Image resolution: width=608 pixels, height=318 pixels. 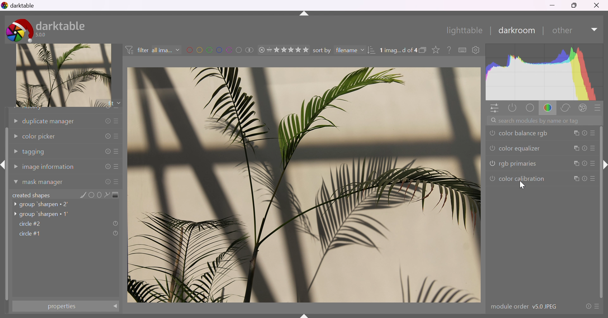 What do you see at coordinates (462, 50) in the screenshot?
I see `keyboard shortcuts` at bounding box center [462, 50].